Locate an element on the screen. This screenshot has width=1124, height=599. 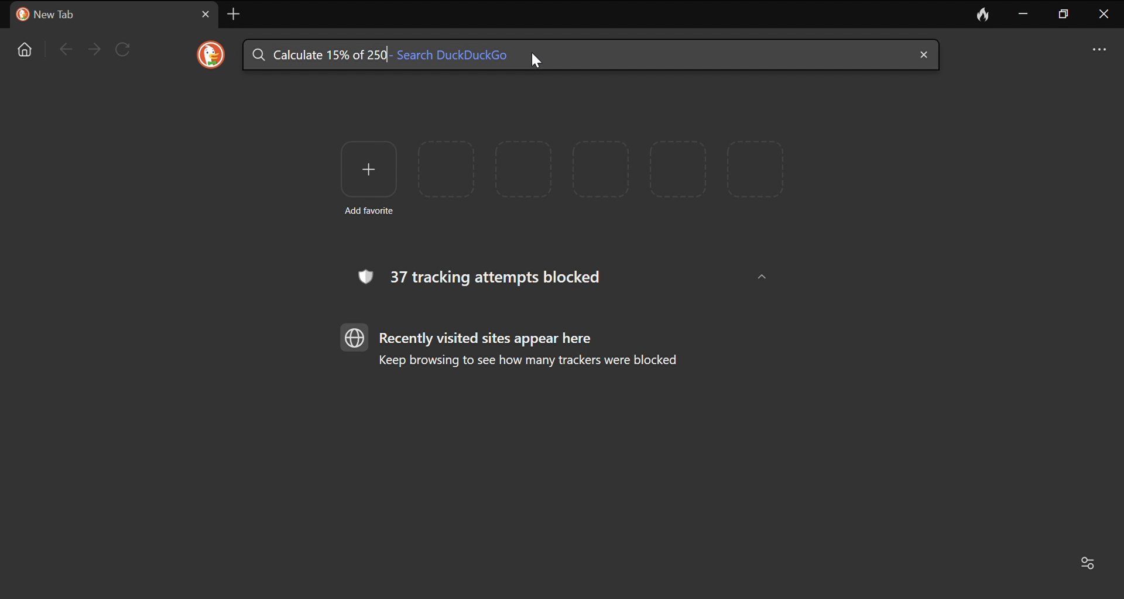
37 tracking attempts blocked is located at coordinates (483, 277).